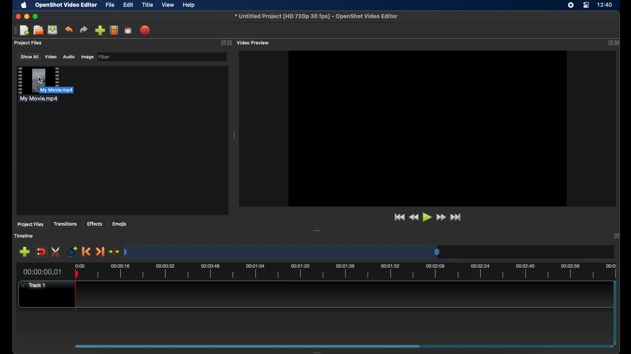 The height and width of the screenshot is (354, 631). What do you see at coordinates (95, 224) in the screenshot?
I see `effects` at bounding box center [95, 224].